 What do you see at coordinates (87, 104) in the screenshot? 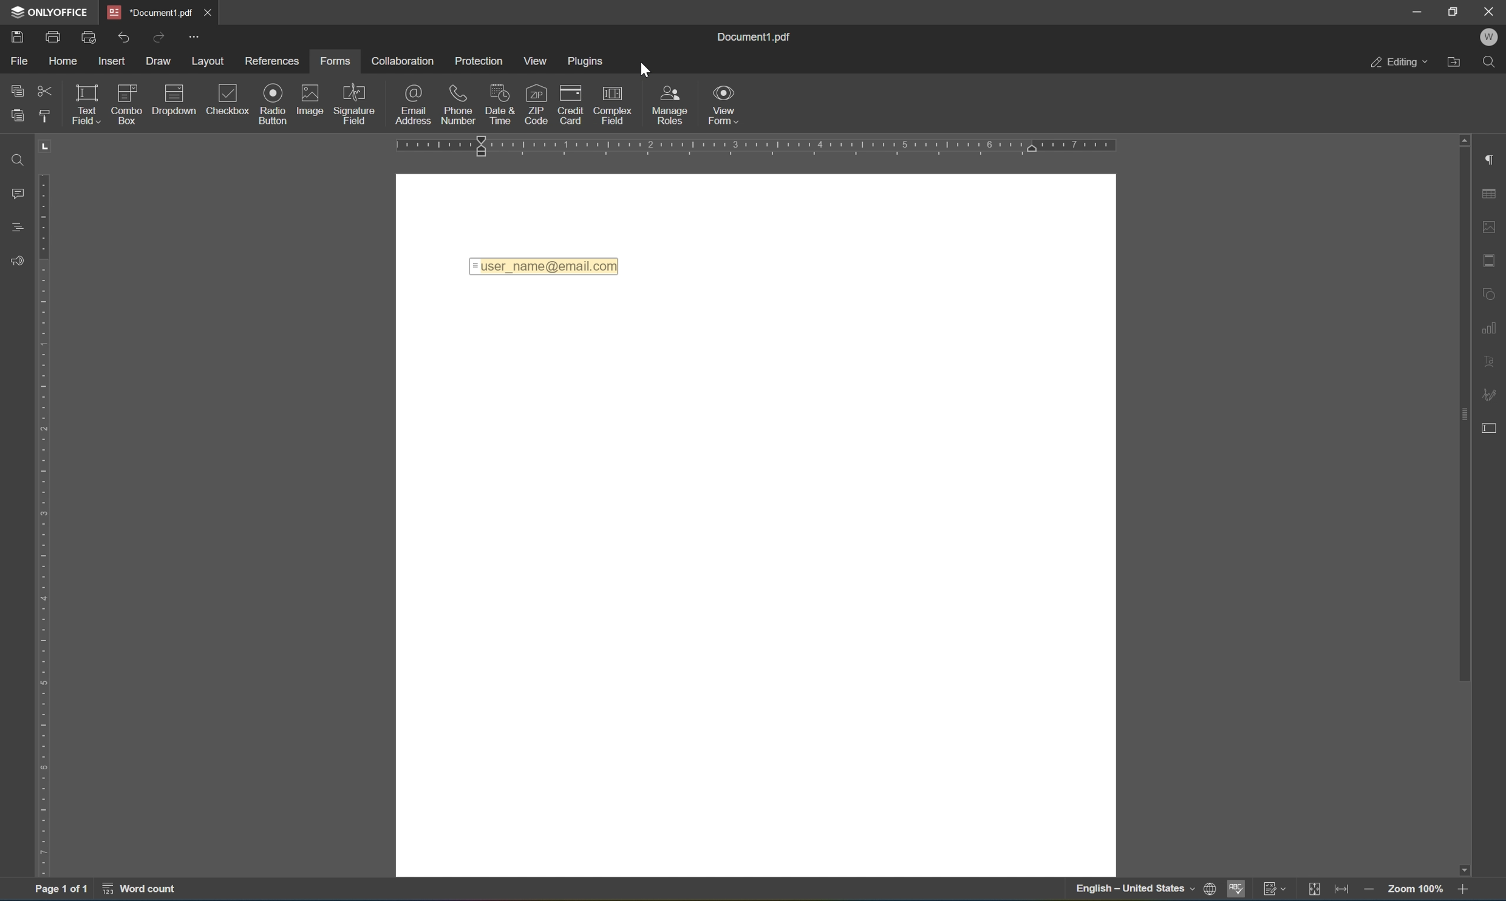
I see `text field` at bounding box center [87, 104].